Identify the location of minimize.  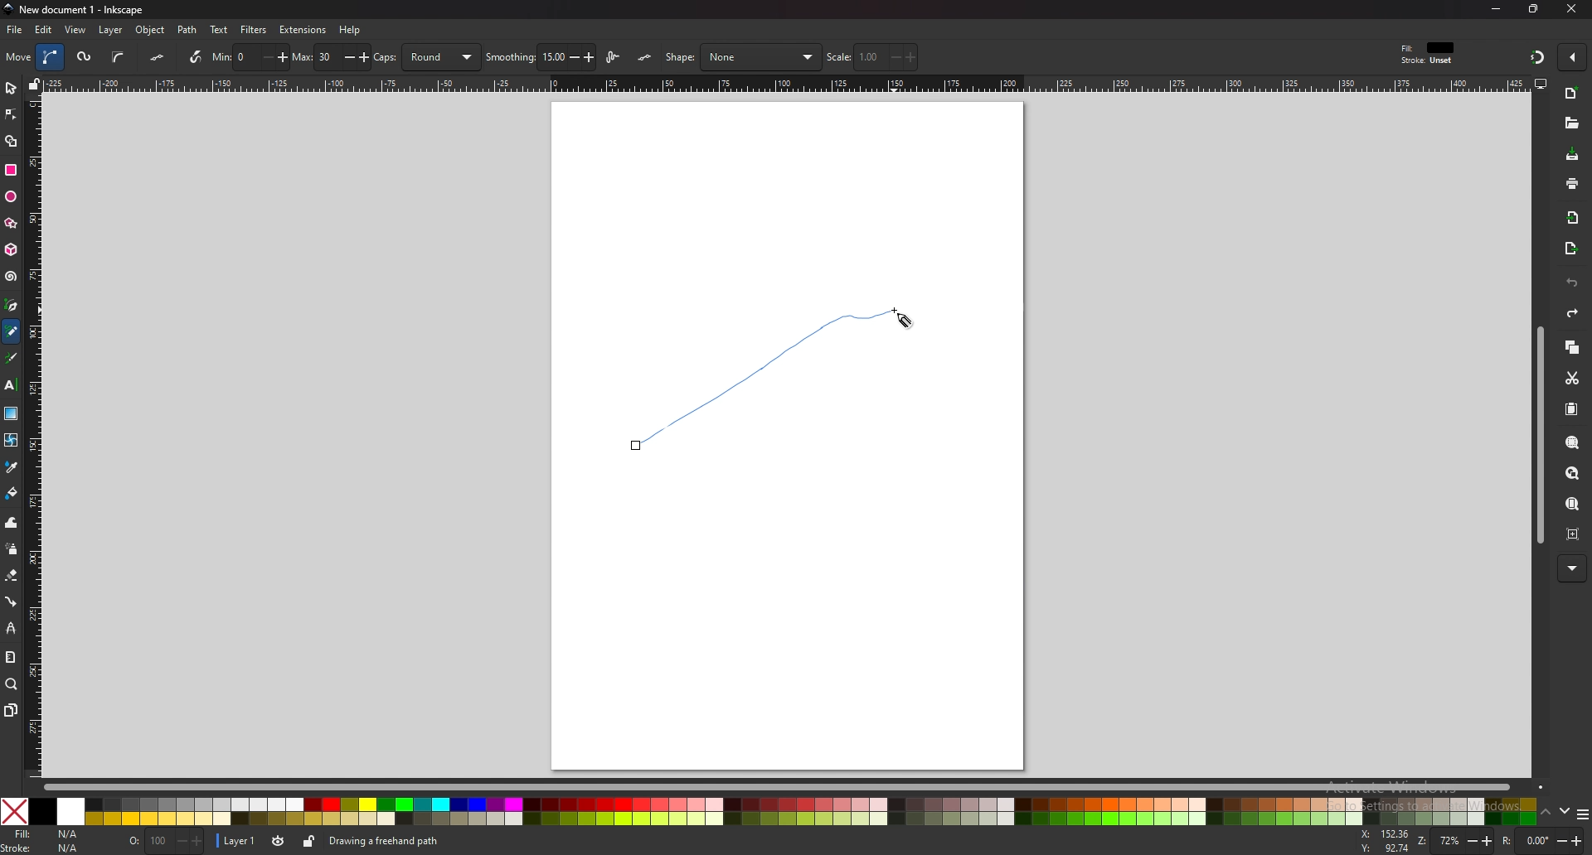
(1495, 10).